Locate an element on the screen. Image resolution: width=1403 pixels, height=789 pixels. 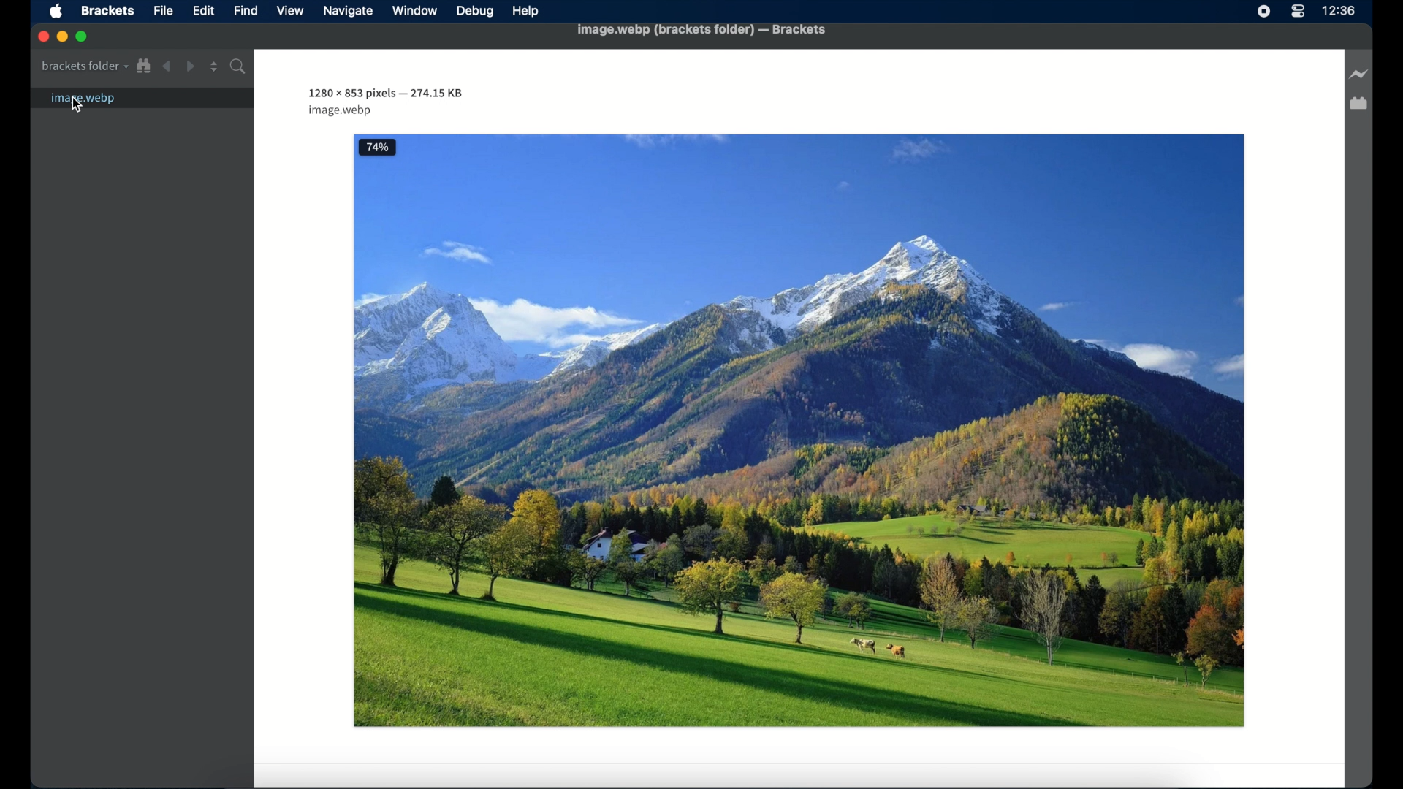
Debug is located at coordinates (475, 12).